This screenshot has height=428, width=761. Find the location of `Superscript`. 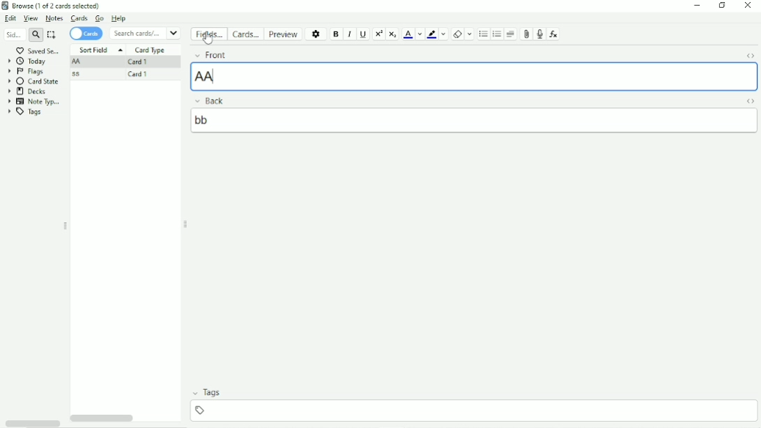

Superscript is located at coordinates (378, 35).